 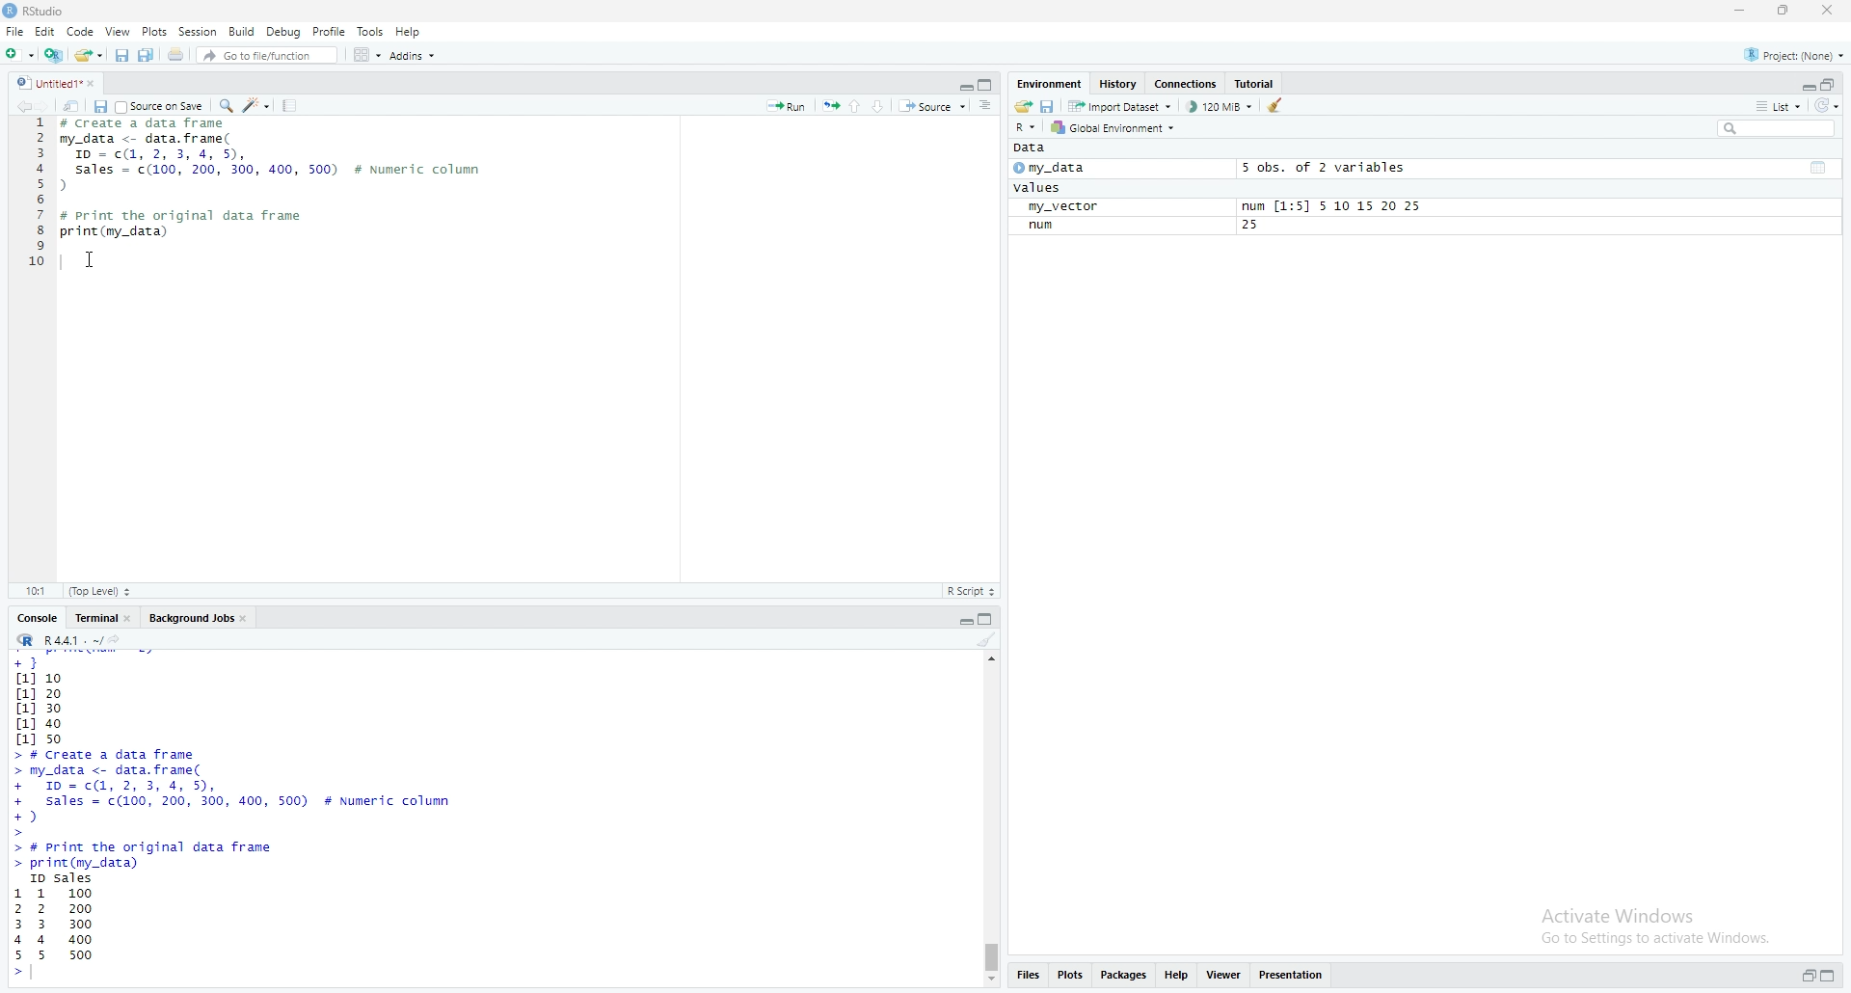 I want to click on edit, so click(x=46, y=31).